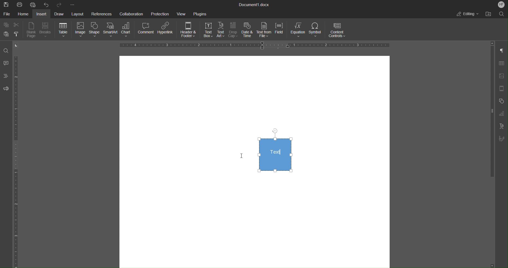 The image size is (508, 268). I want to click on Home, so click(24, 14).